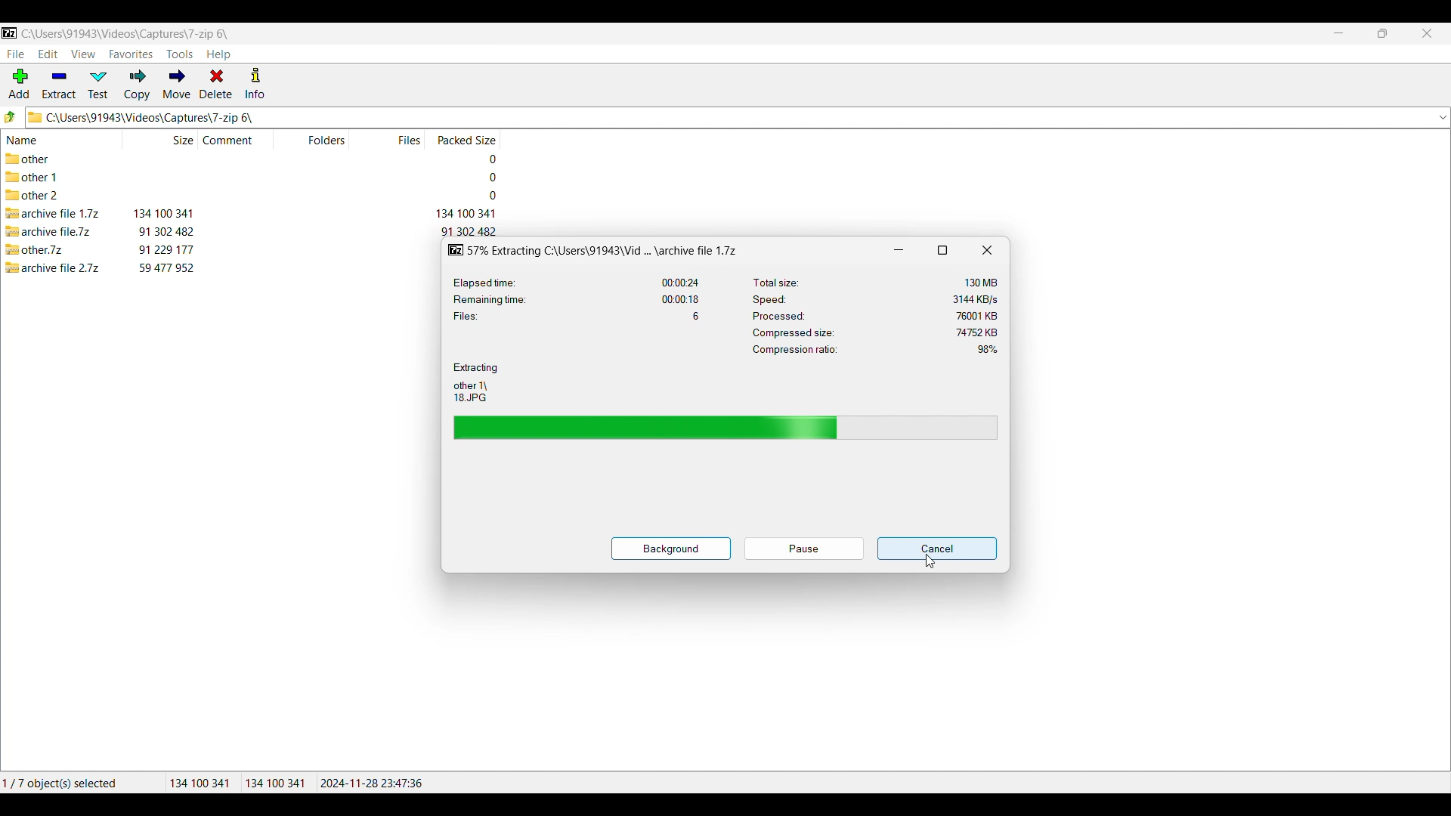  What do you see at coordinates (52, 231) in the screenshot?
I see `archive file.7z` at bounding box center [52, 231].